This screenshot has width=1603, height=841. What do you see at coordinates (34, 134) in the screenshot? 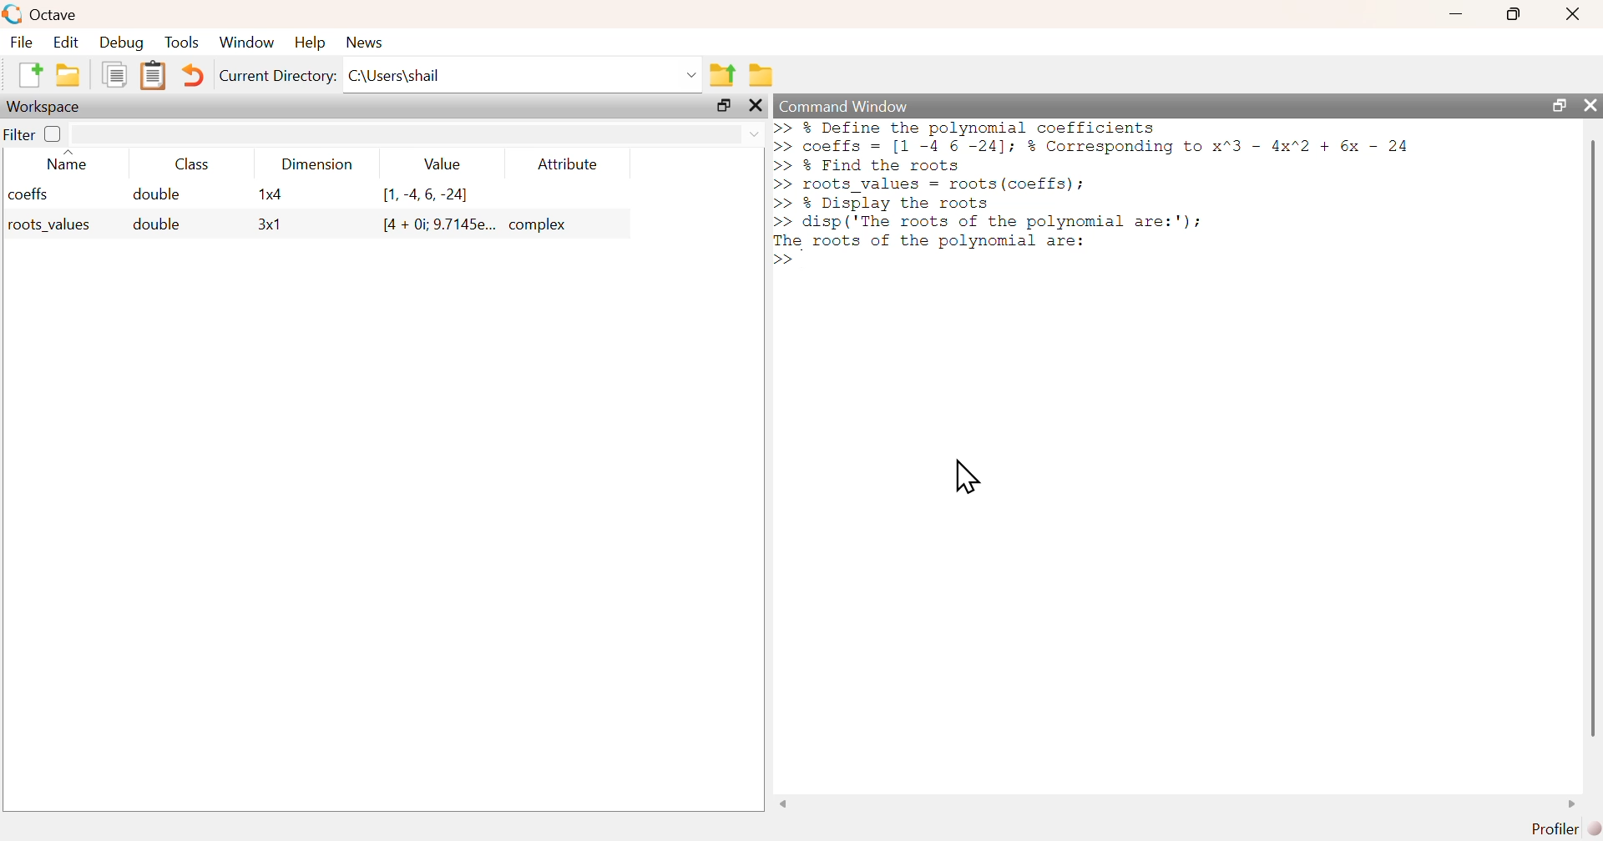
I see `Filter` at bounding box center [34, 134].